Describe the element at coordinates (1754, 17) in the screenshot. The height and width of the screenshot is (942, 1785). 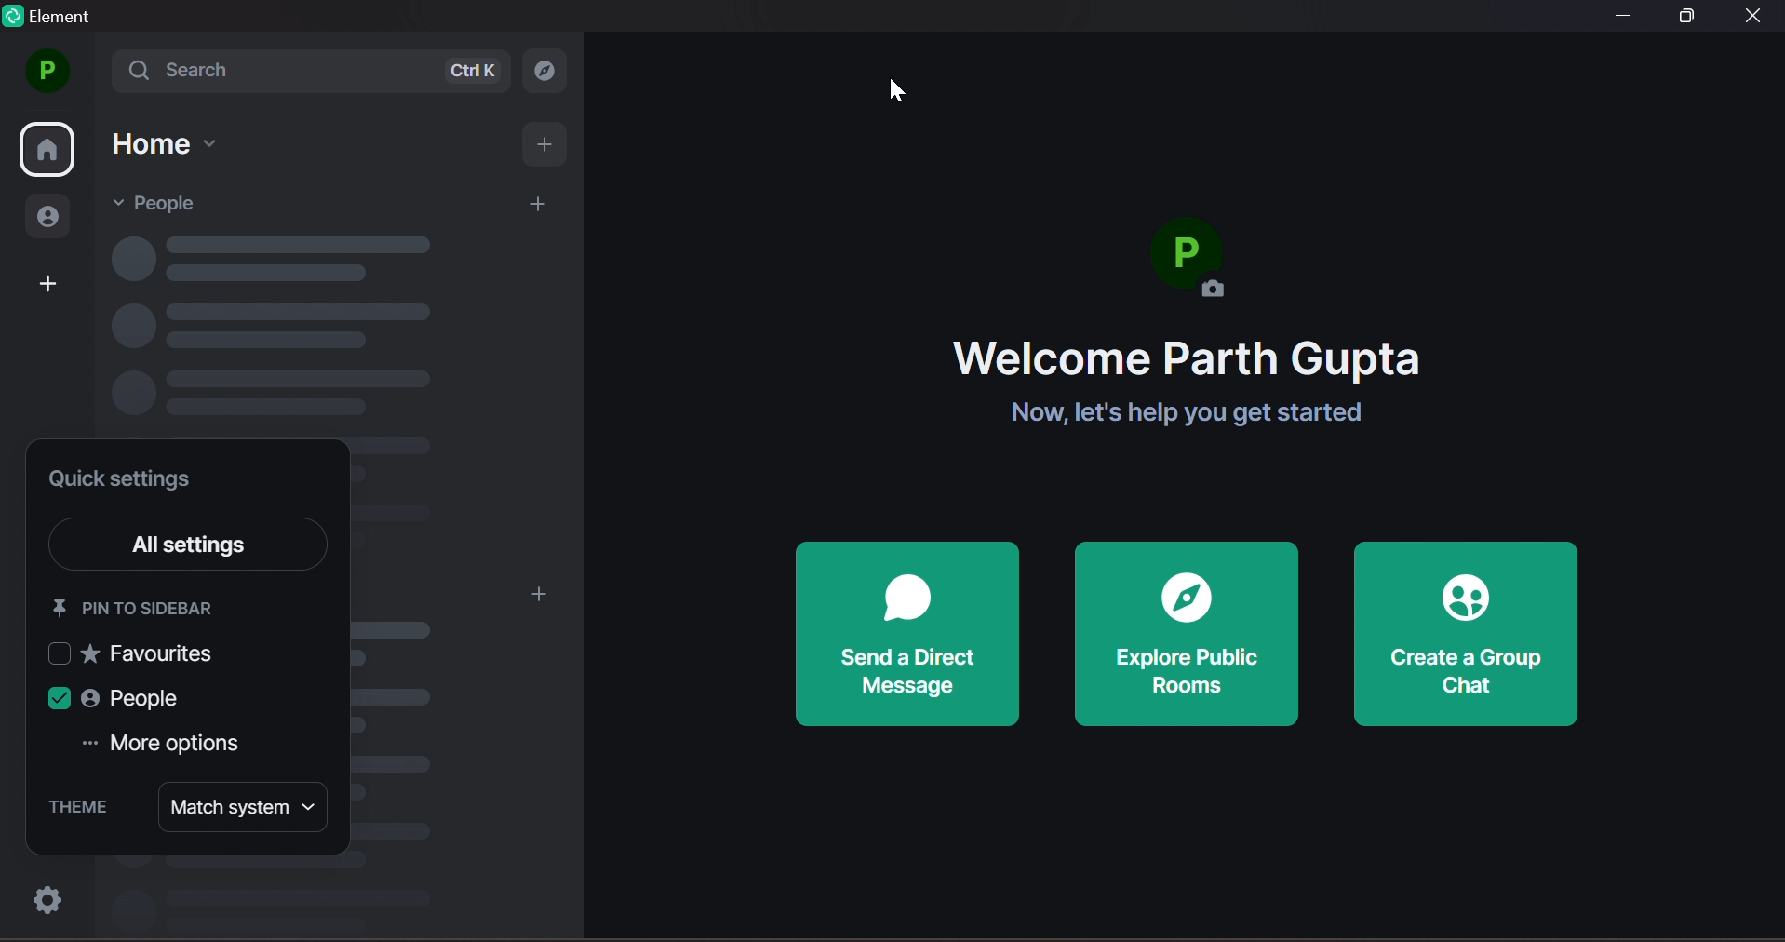
I see `close` at that location.